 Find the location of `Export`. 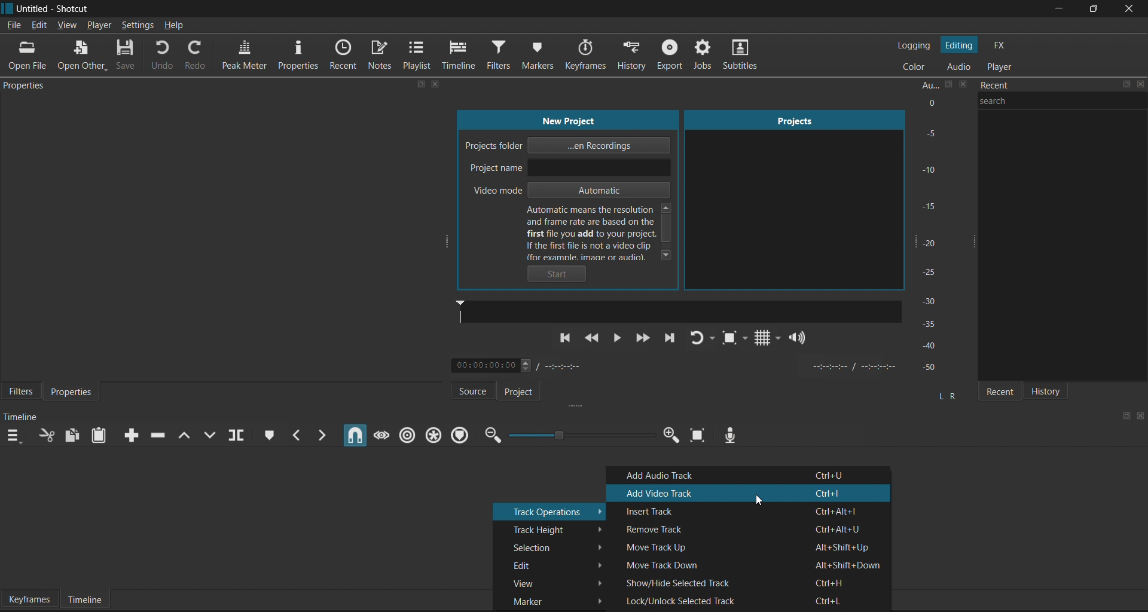

Export is located at coordinates (671, 57).